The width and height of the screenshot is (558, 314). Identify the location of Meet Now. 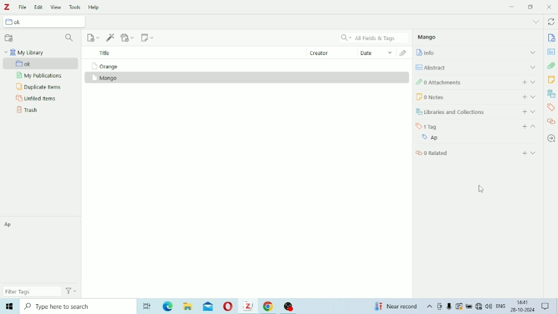
(440, 306).